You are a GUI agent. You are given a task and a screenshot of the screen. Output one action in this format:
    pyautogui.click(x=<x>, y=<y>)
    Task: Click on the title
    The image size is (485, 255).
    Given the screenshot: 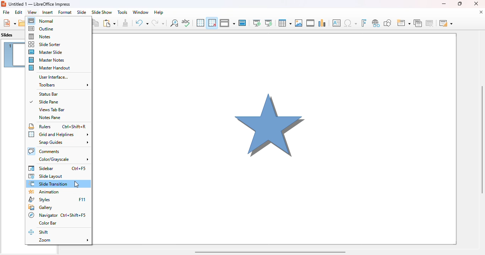 What is the action you would take?
    pyautogui.click(x=195, y=5)
    